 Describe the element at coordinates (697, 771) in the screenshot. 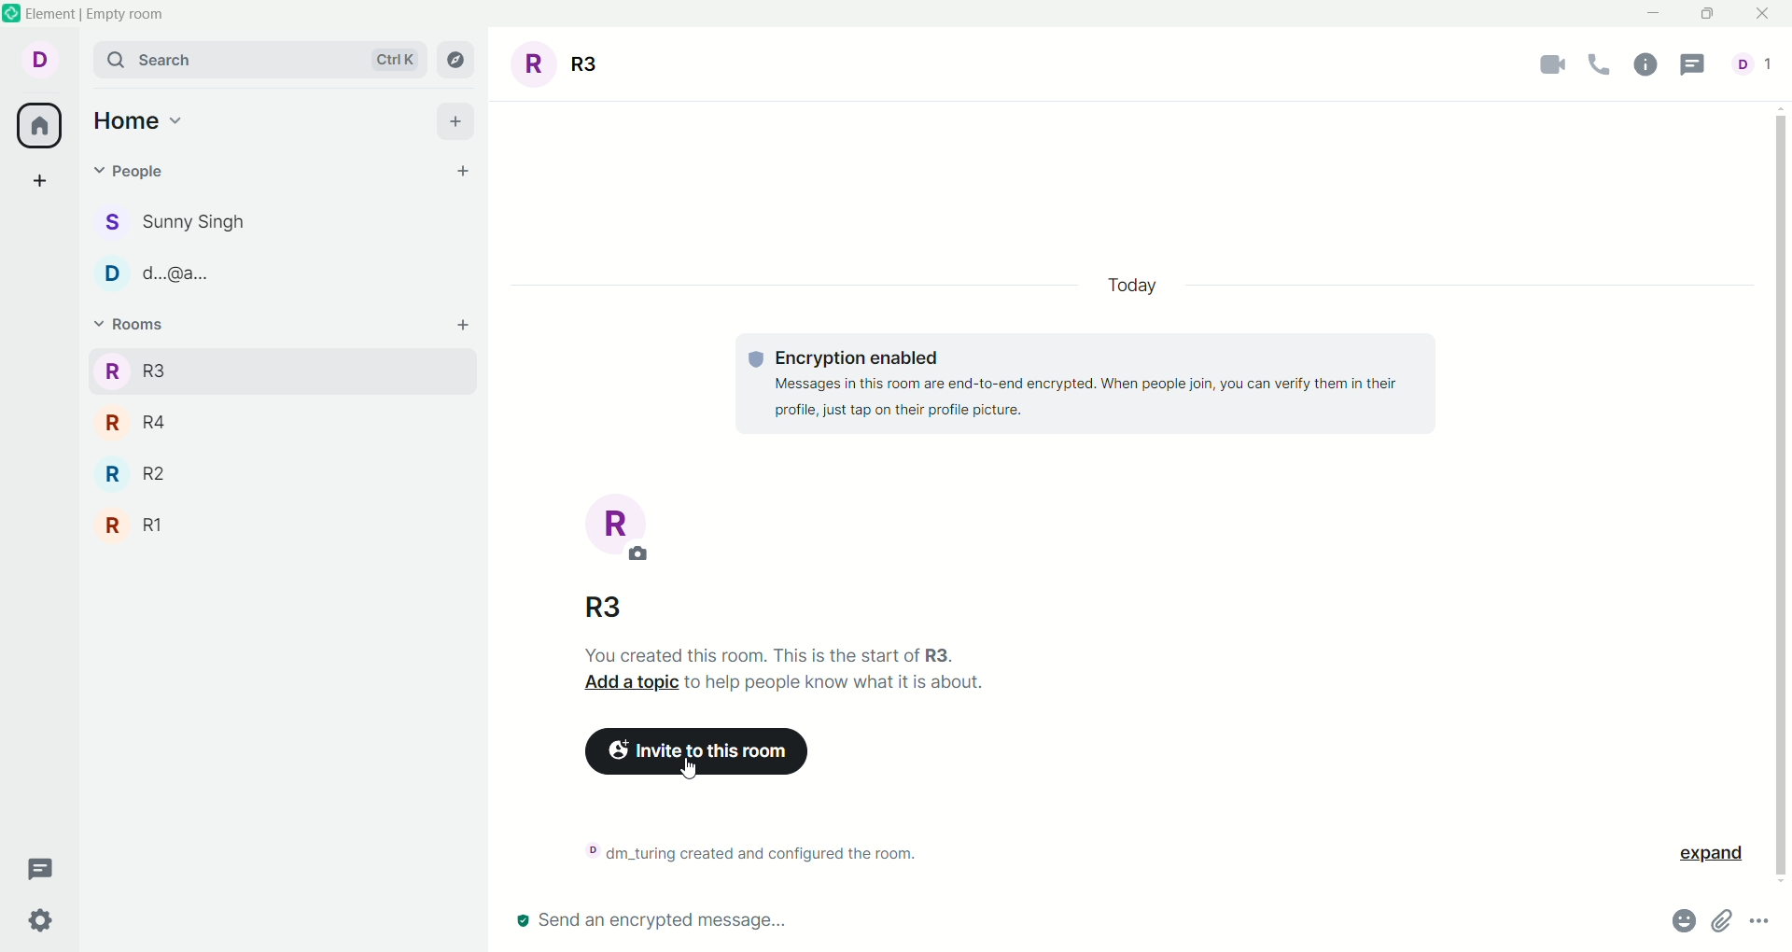

I see `pointer cursor` at that location.